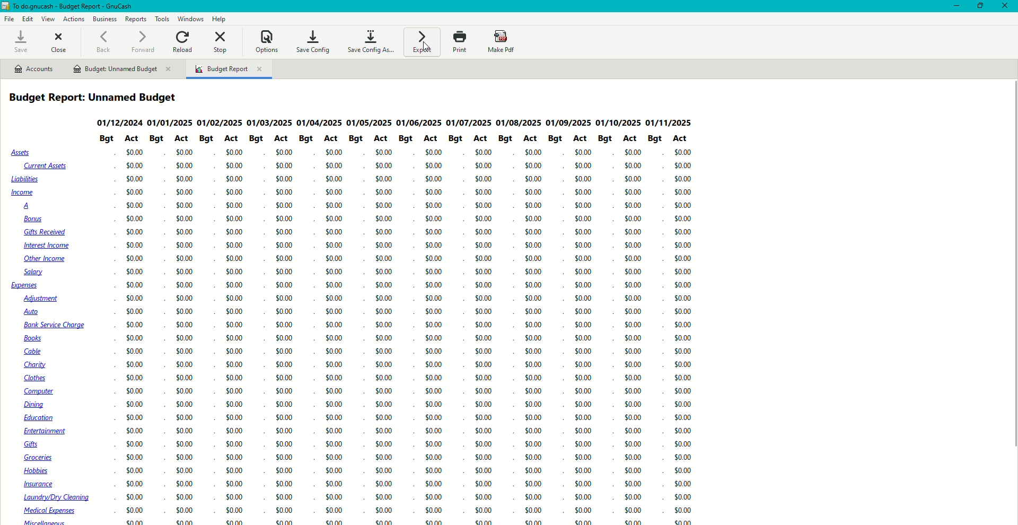 Image resolution: width=1018 pixels, height=525 pixels. Describe the element at coordinates (337, 366) in the screenshot. I see `$0.00` at that location.